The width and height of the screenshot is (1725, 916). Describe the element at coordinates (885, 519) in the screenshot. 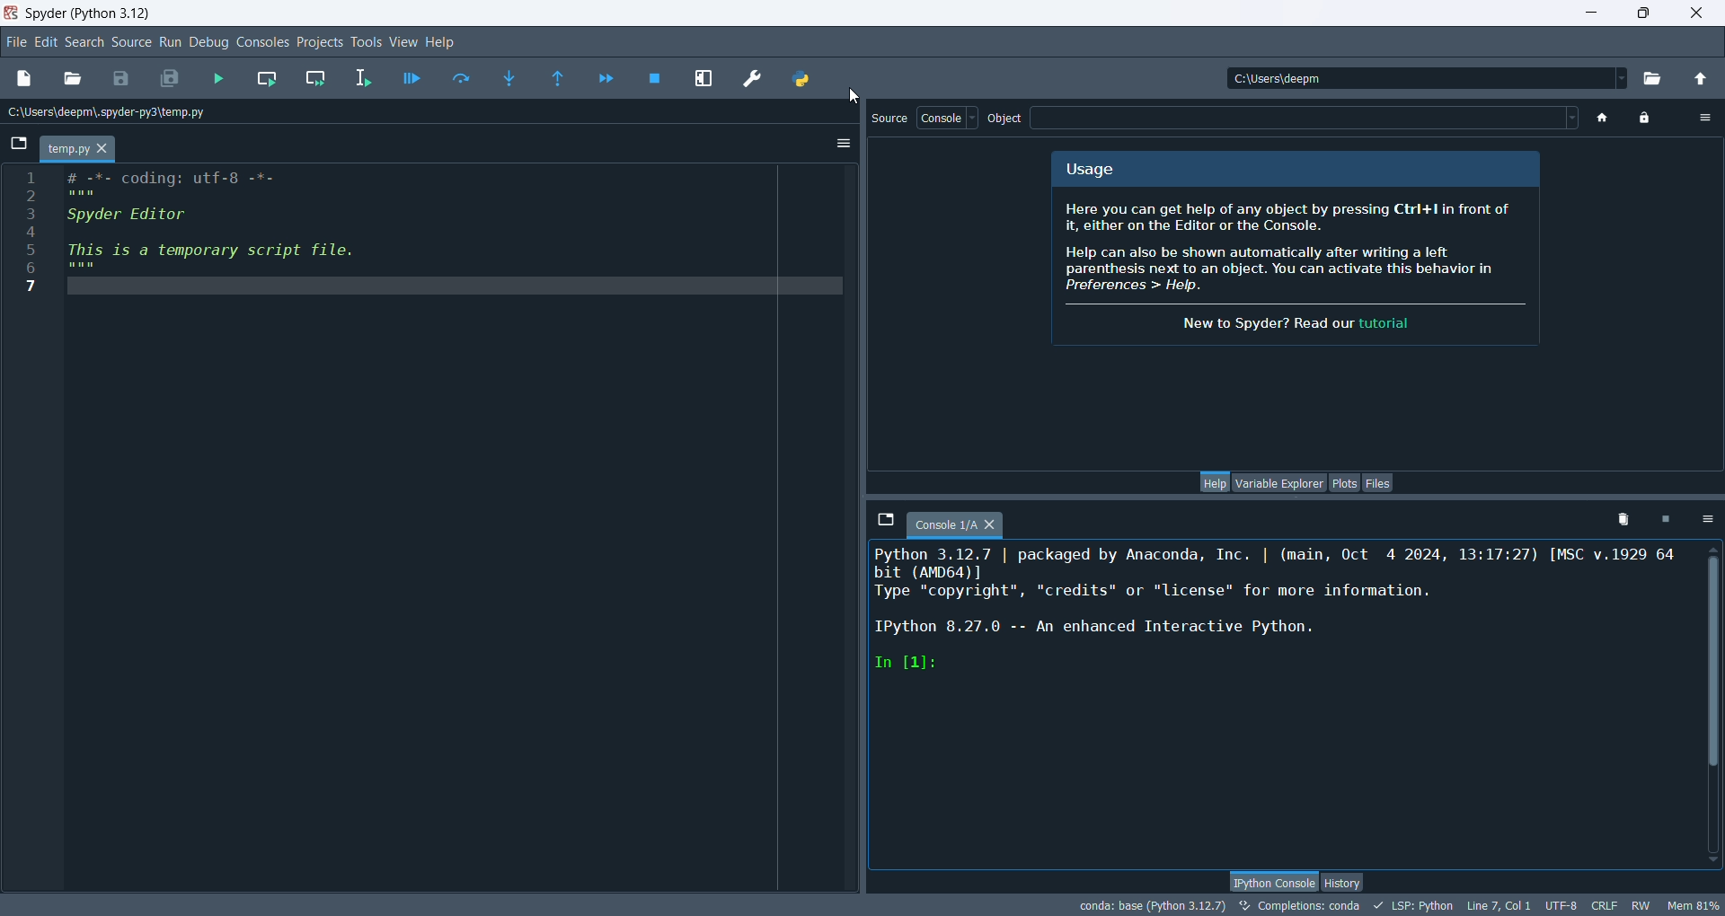

I see `browse tabs` at that location.